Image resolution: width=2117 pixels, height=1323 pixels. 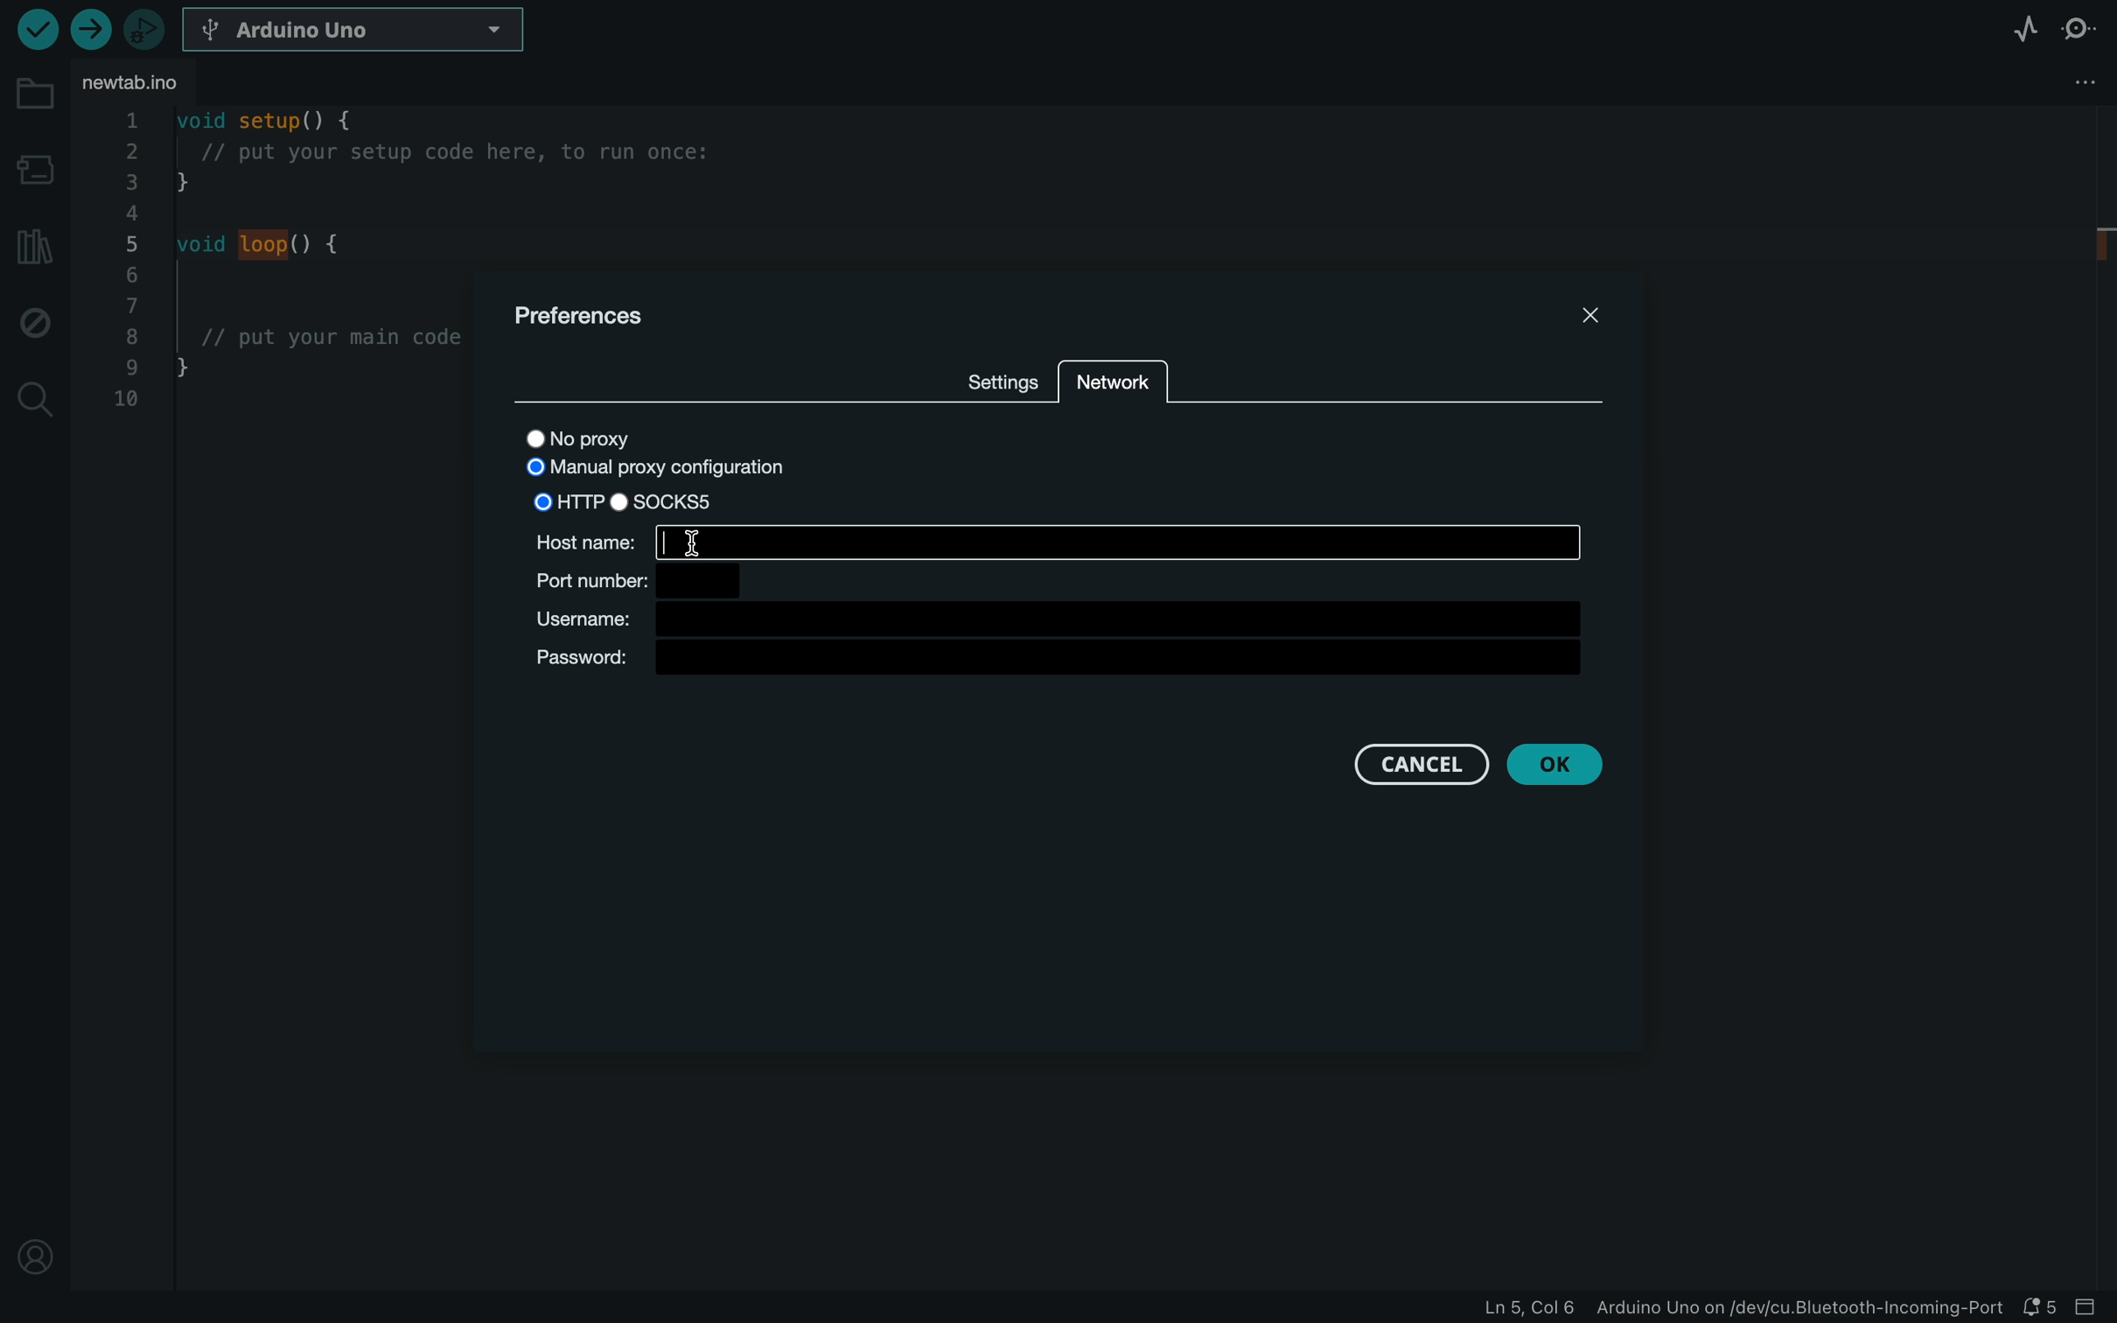 What do you see at coordinates (716, 543) in the screenshot?
I see `cursor` at bounding box center [716, 543].